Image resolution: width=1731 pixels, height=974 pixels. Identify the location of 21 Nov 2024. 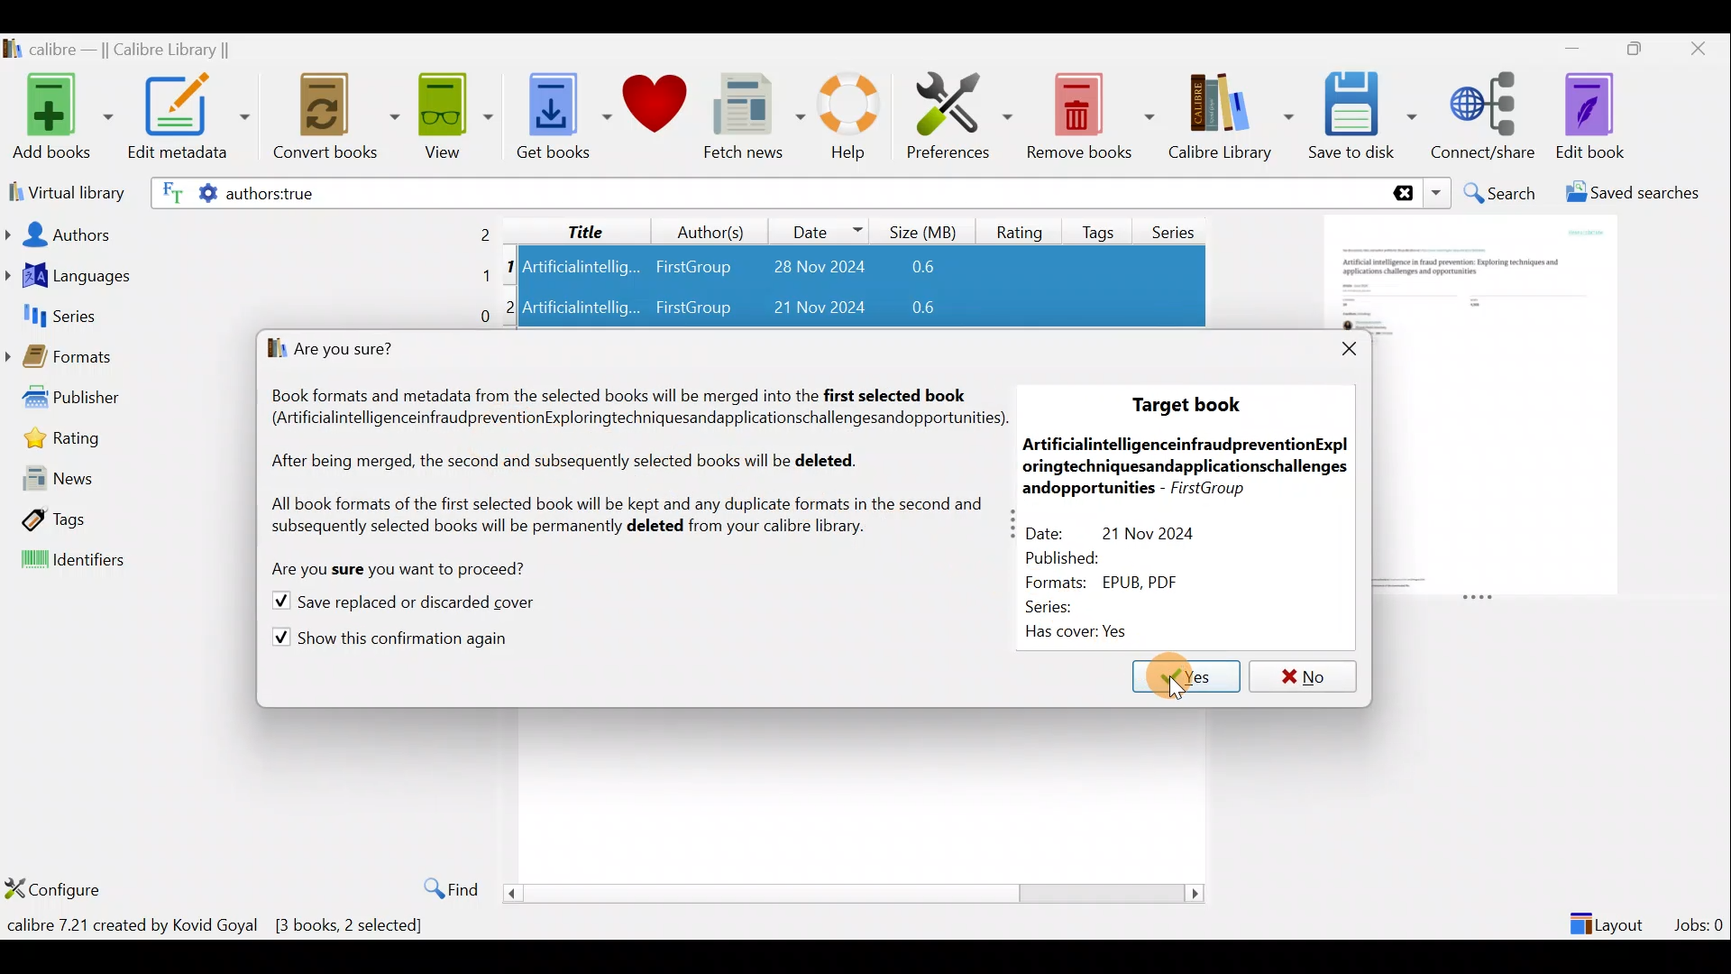
(806, 309).